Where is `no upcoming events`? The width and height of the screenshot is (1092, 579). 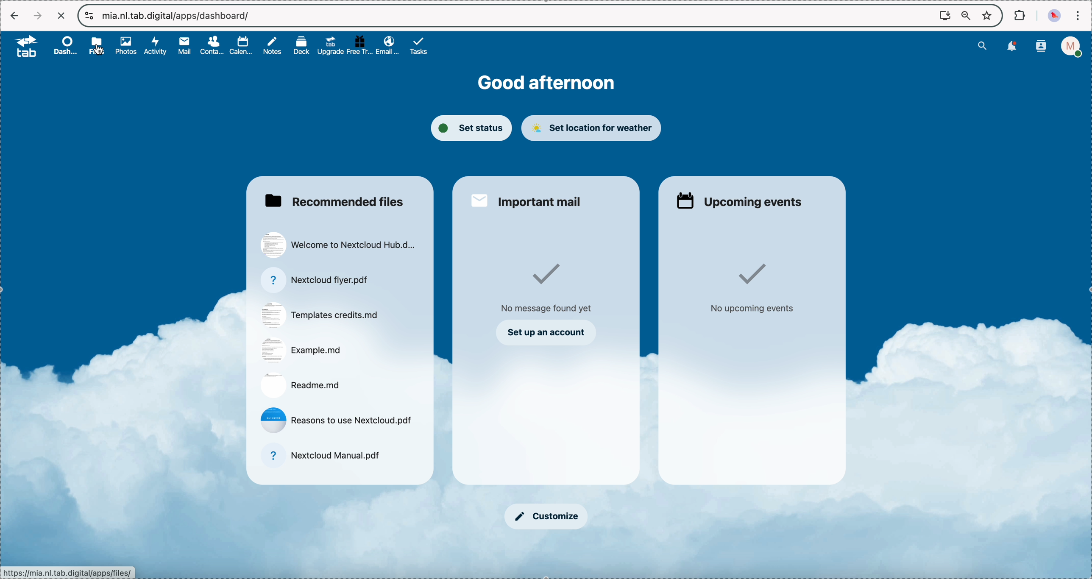 no upcoming events is located at coordinates (753, 289).